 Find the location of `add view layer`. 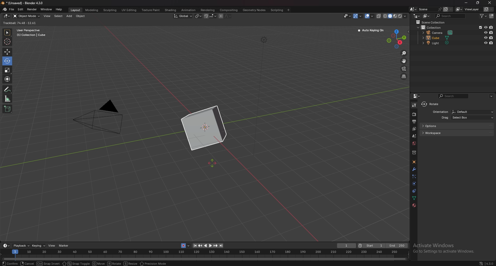

add view layer is located at coordinates (486, 9).